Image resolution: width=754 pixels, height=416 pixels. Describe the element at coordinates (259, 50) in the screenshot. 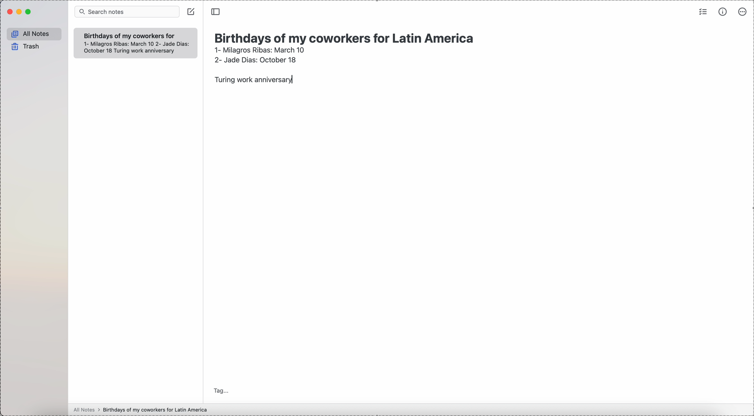

I see `1- Milagros` at that location.